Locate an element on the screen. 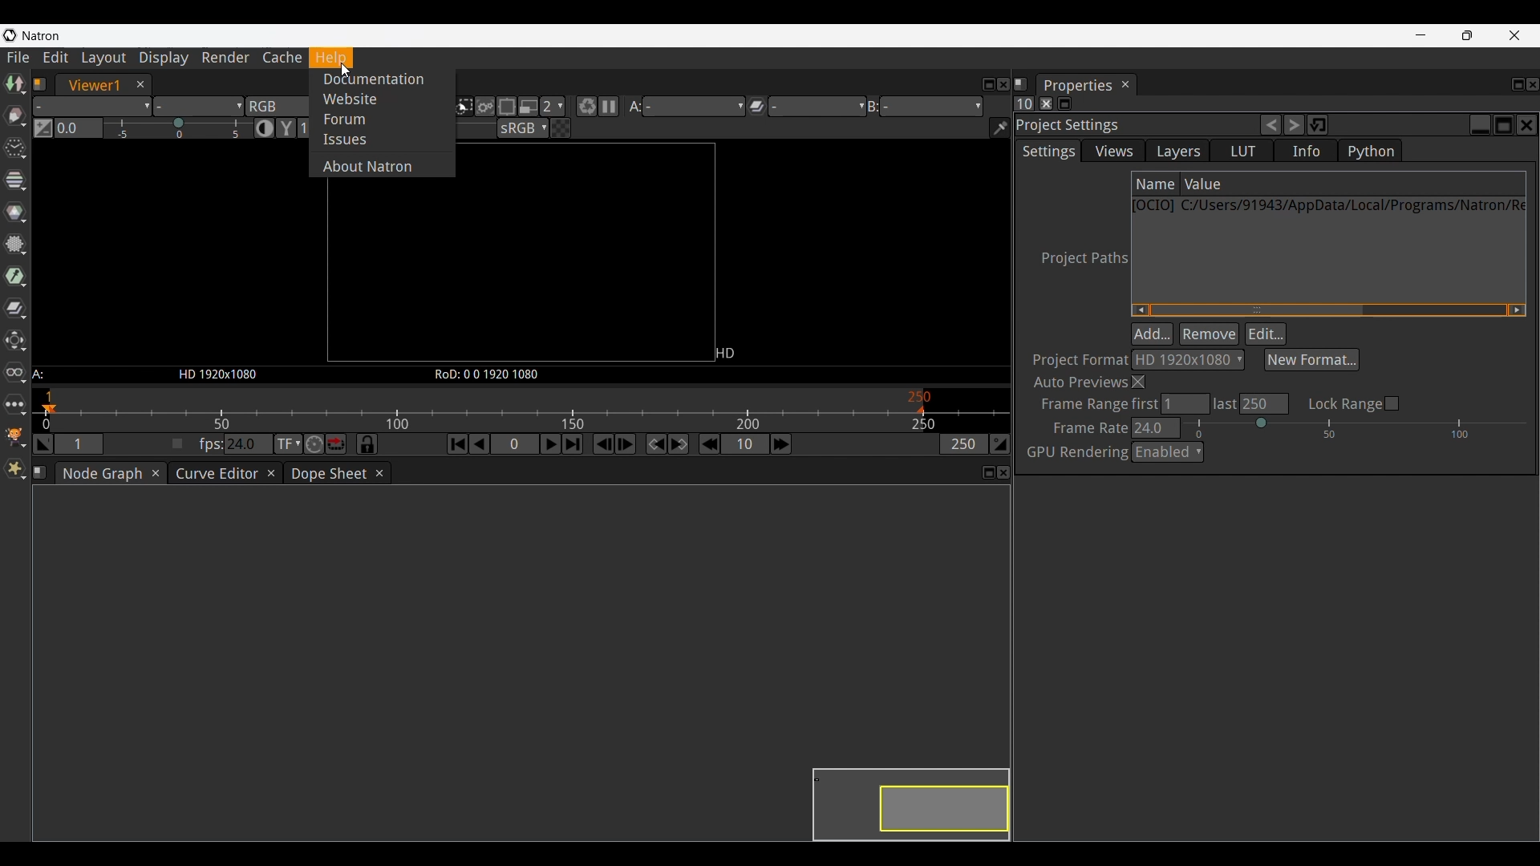 This screenshot has width=1540, height=866. Turbo mode is located at coordinates (314, 444).